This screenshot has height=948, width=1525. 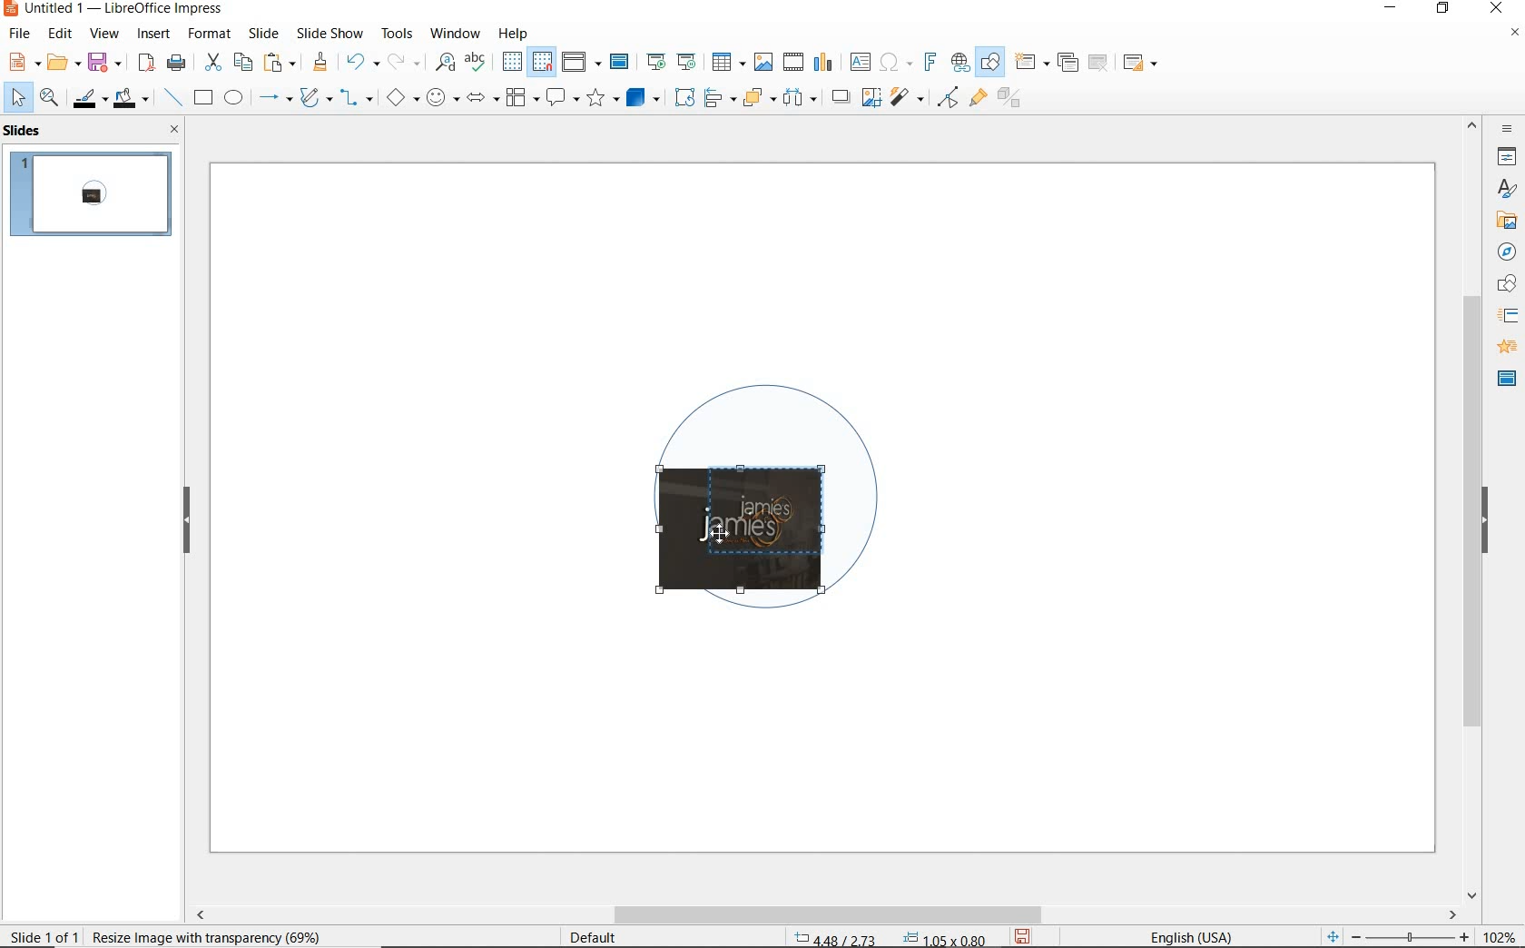 What do you see at coordinates (595, 937) in the screenshot?
I see `Default` at bounding box center [595, 937].